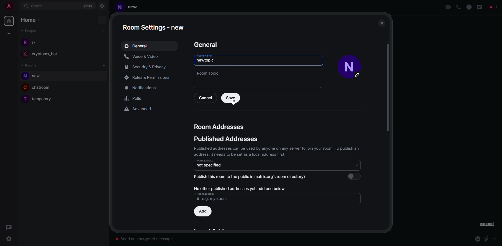  What do you see at coordinates (205, 160) in the screenshot?
I see `main address` at bounding box center [205, 160].